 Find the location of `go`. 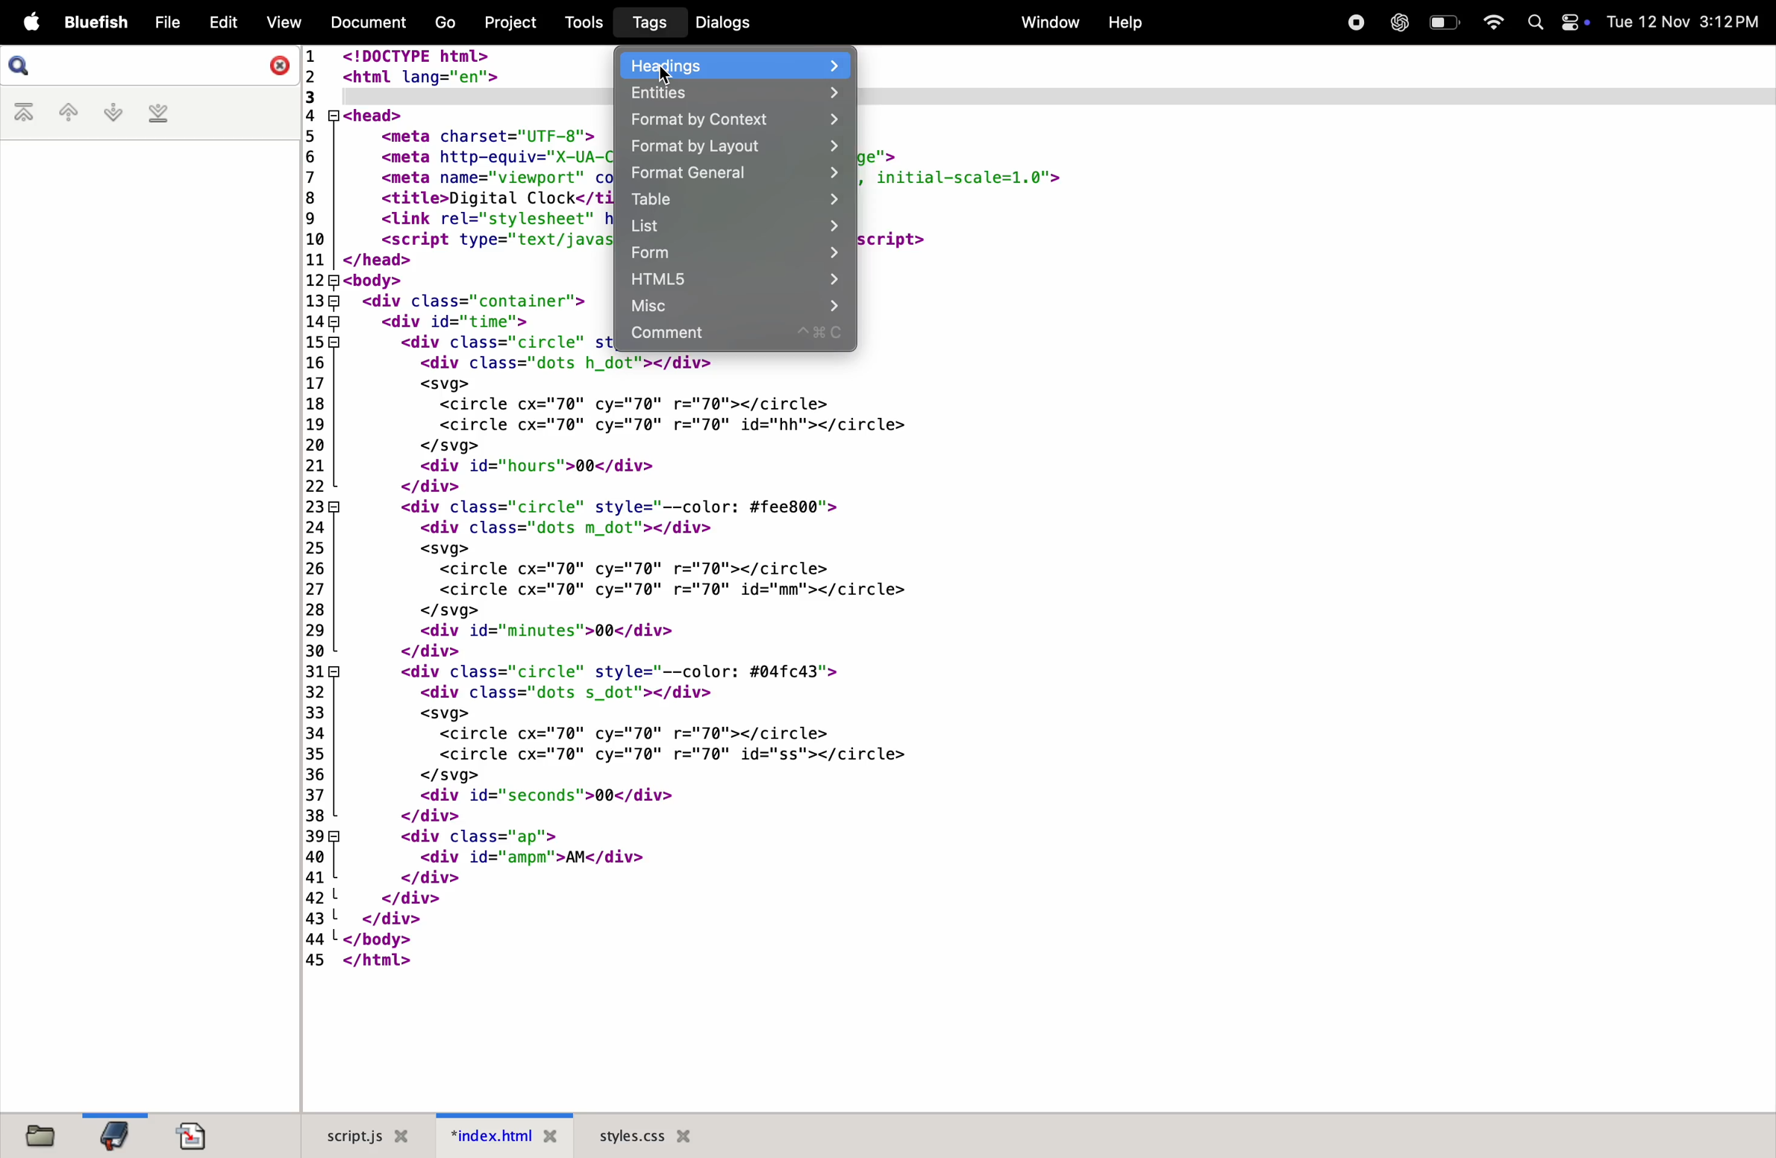

go is located at coordinates (443, 24).